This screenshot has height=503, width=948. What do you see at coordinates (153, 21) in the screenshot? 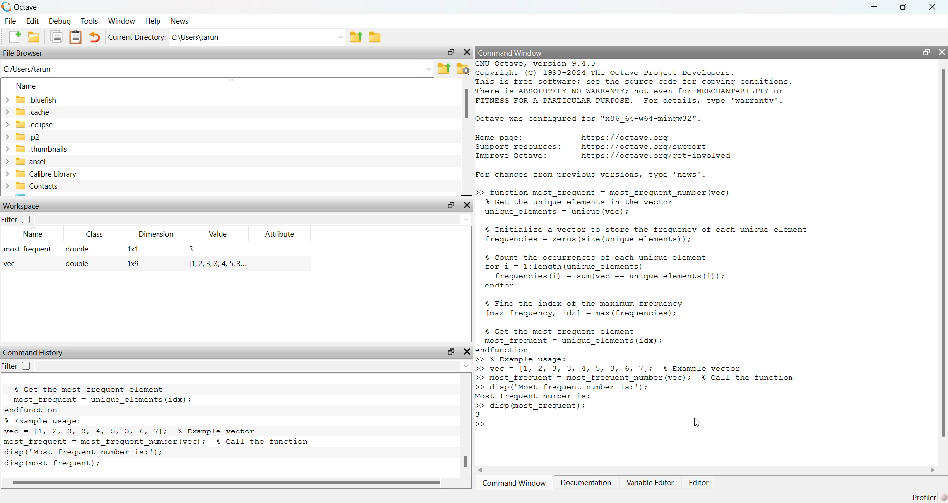
I see `Help` at bounding box center [153, 21].